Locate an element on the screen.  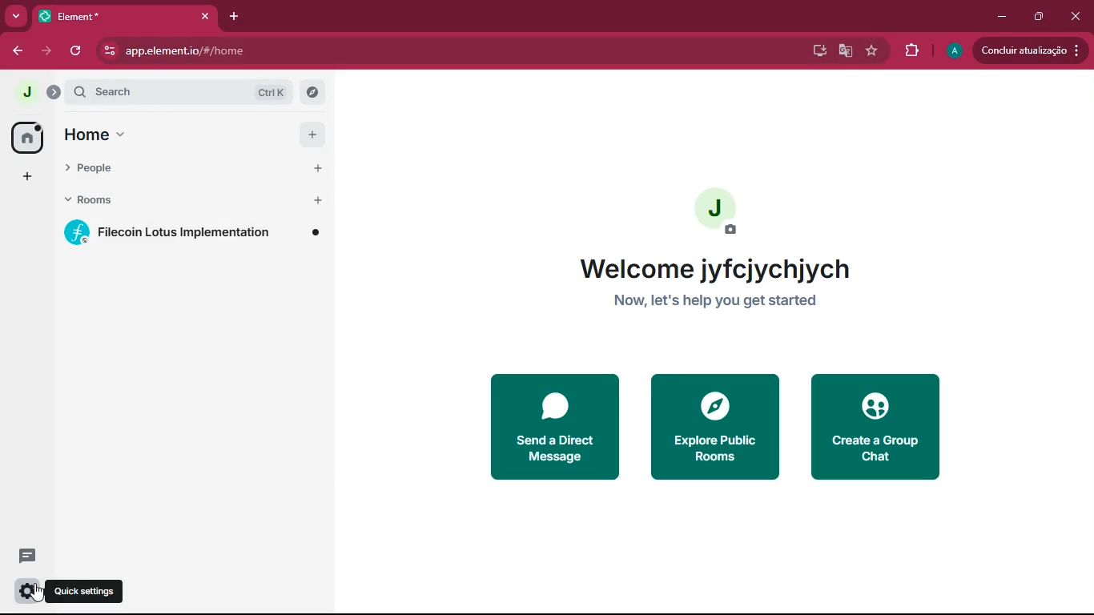
message is located at coordinates (26, 558).